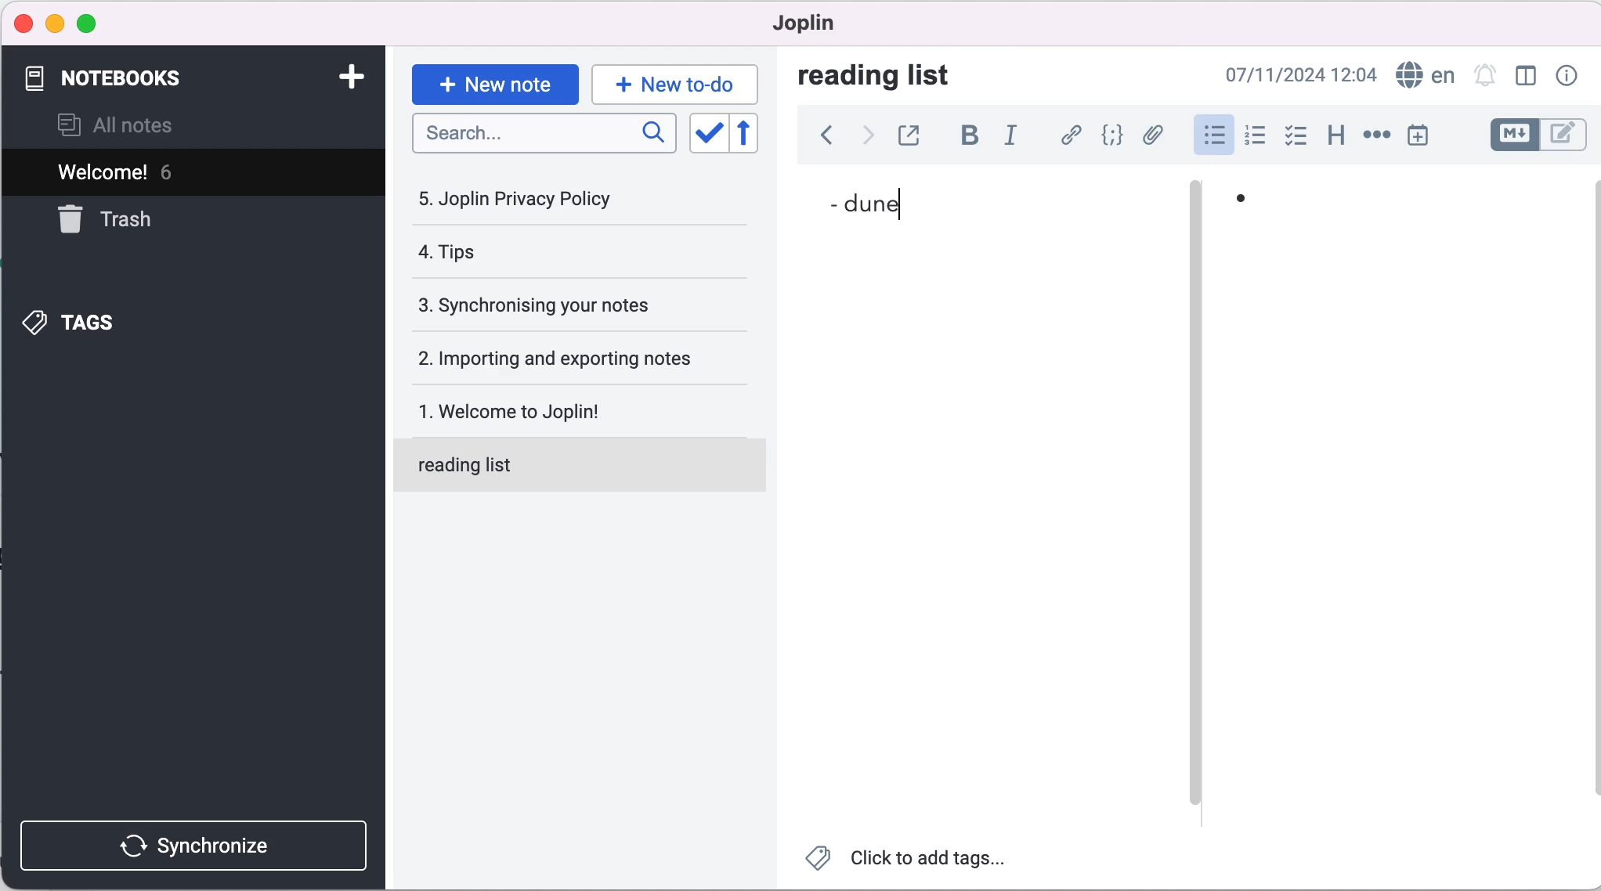 Image resolution: width=1601 pixels, height=891 pixels. Describe the element at coordinates (156, 323) in the screenshot. I see `tags` at that location.